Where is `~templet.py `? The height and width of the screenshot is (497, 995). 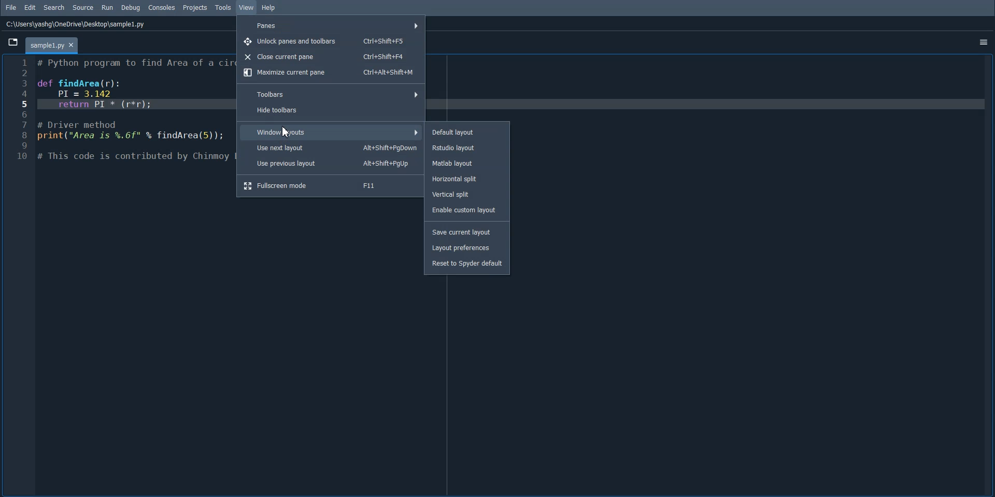 ~templet.py  is located at coordinates (47, 45).